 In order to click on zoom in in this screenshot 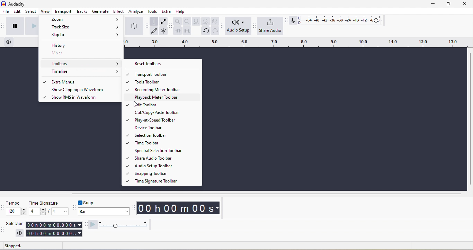, I will do `click(178, 21)`.